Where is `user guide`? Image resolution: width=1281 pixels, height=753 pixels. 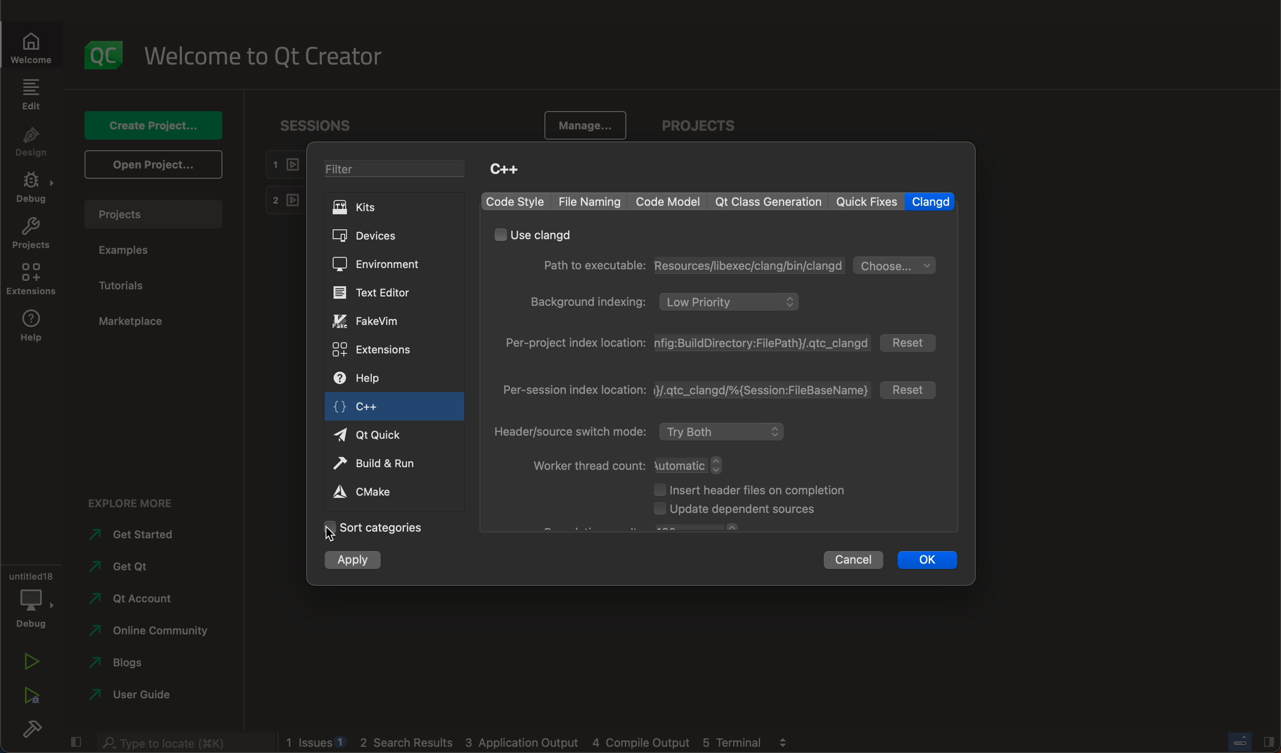 user guide is located at coordinates (144, 695).